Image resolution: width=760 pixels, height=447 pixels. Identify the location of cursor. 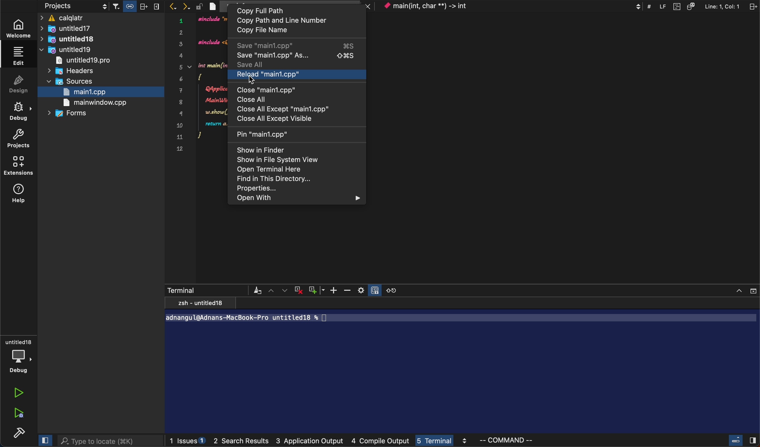
(254, 81).